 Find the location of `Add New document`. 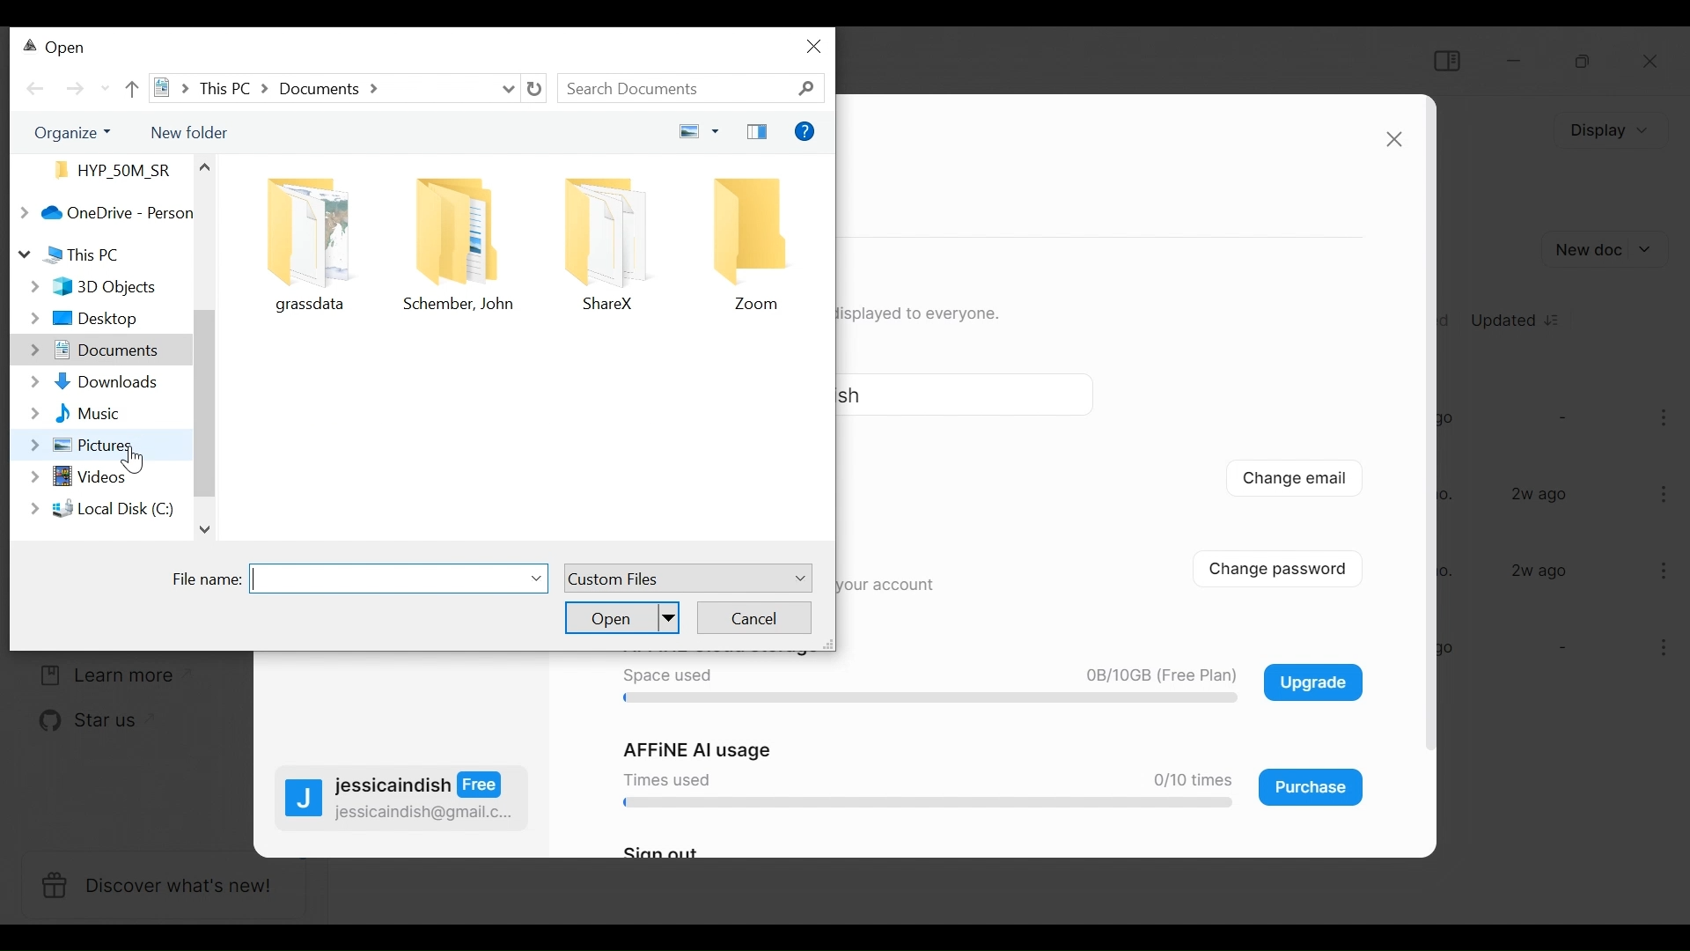

Add New document is located at coordinates (1607, 249).